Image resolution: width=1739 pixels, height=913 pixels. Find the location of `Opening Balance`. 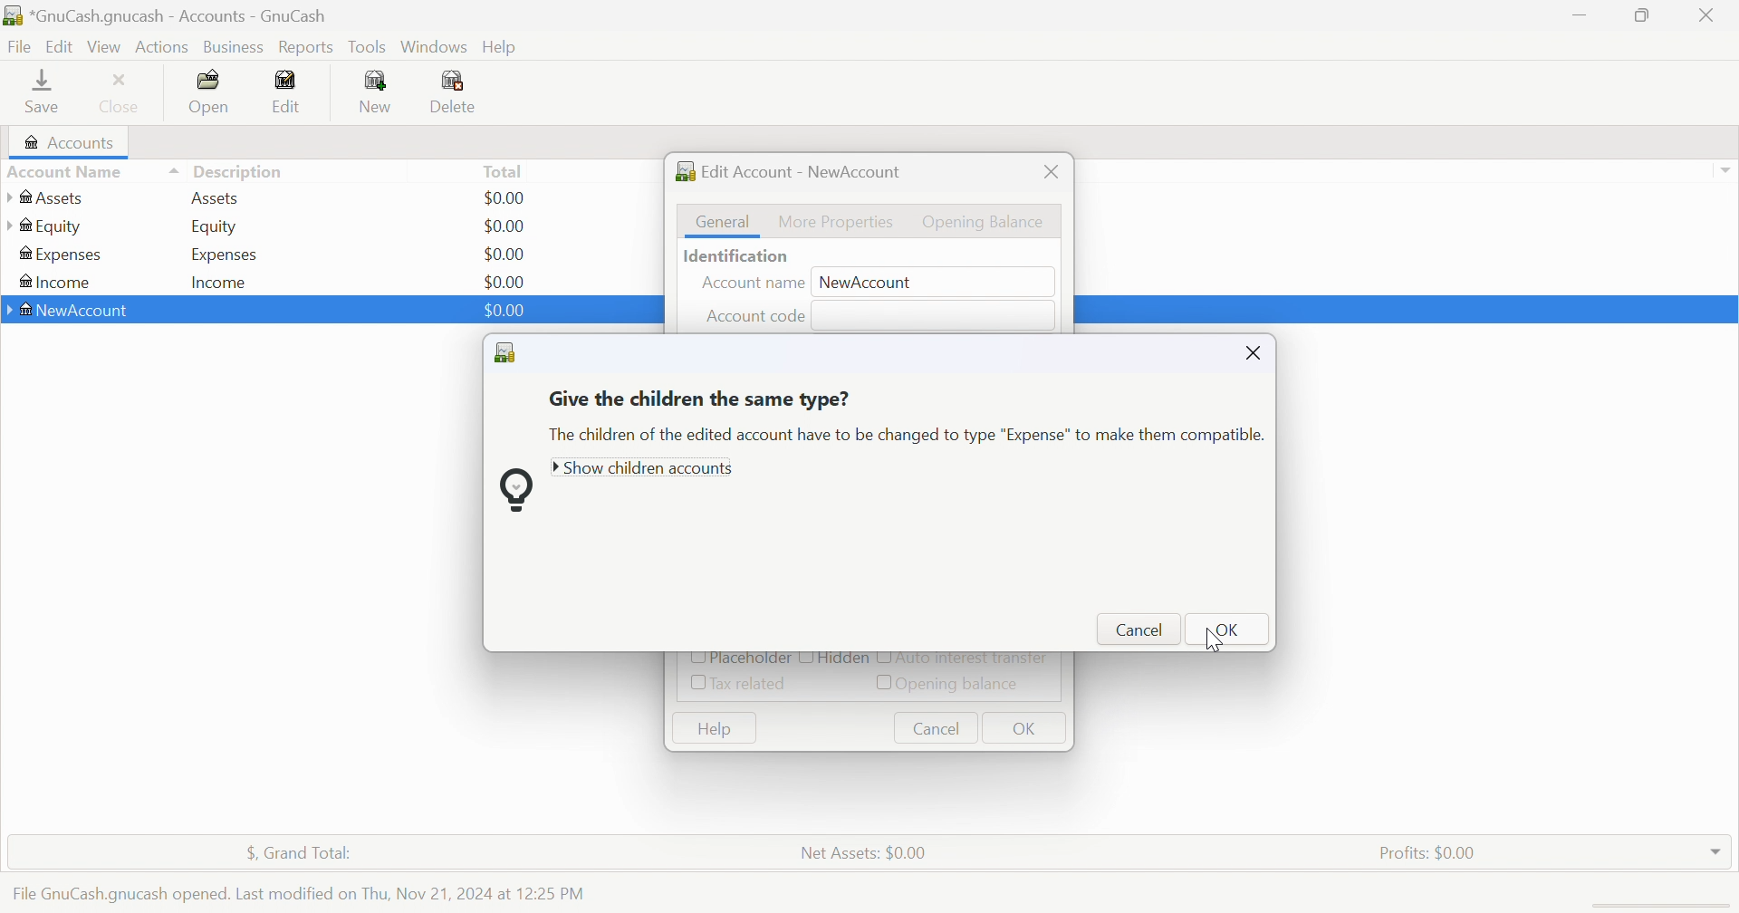

Opening Balance is located at coordinates (985, 222).